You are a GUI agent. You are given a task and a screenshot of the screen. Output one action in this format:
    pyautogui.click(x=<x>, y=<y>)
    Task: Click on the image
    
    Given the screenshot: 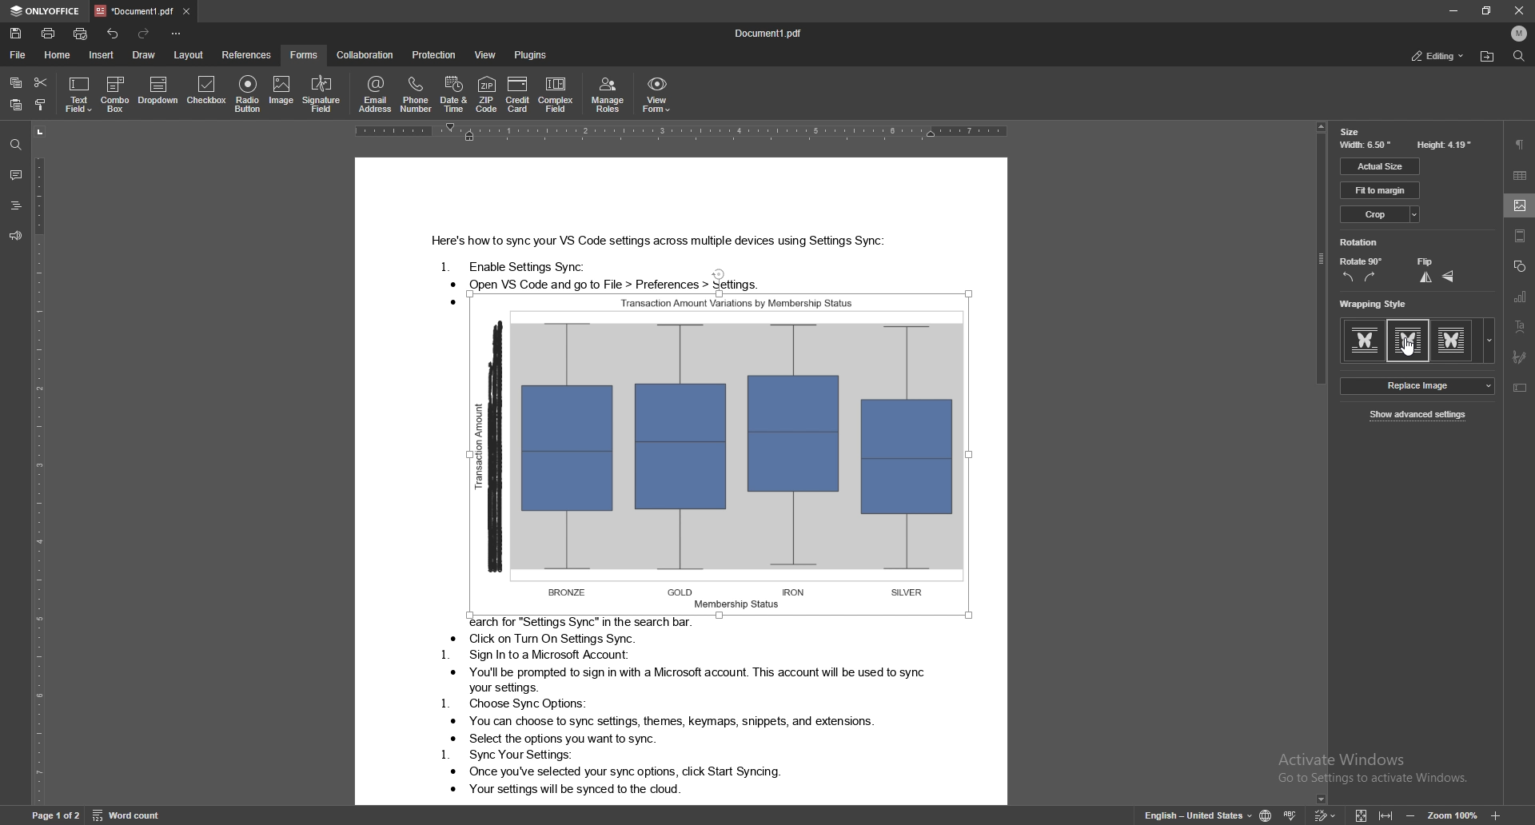 What is the action you would take?
    pyautogui.click(x=1520, y=205)
    